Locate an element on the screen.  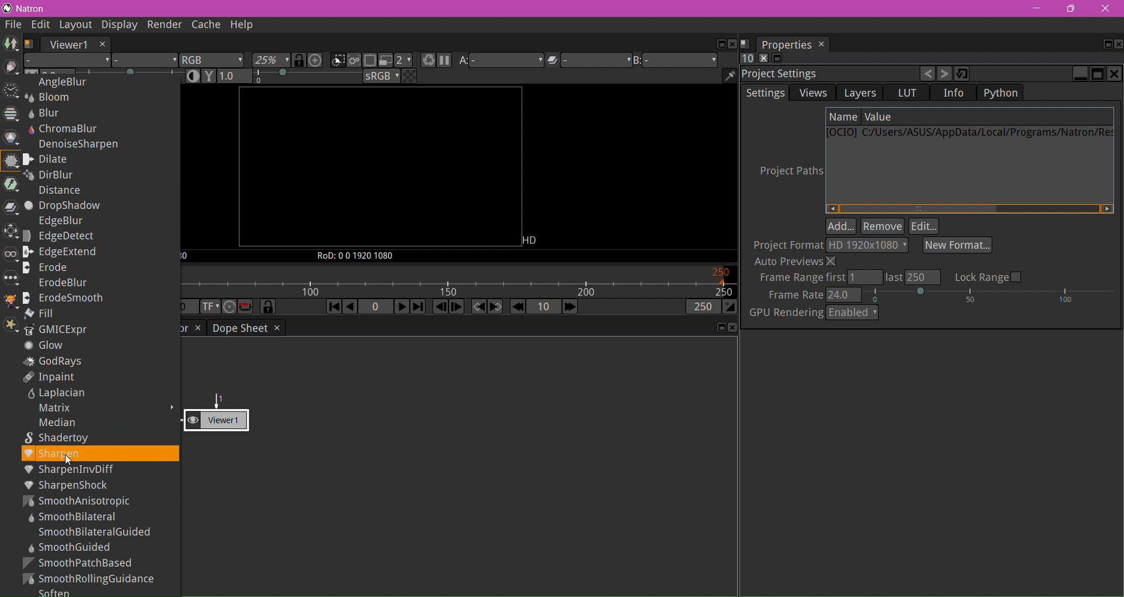
Color is located at coordinates (12, 138).